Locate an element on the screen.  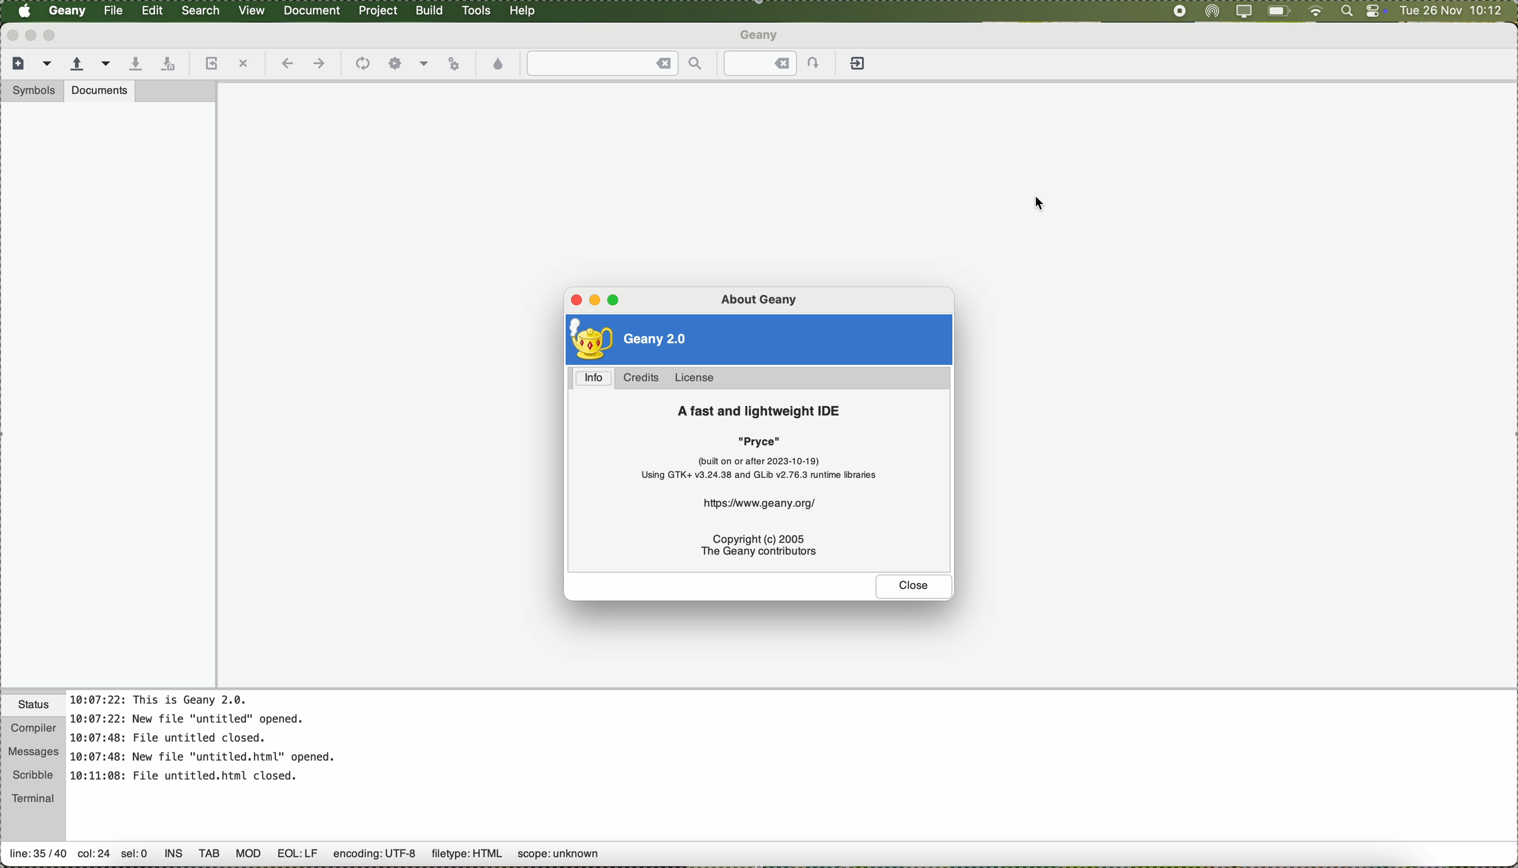
license is located at coordinates (698, 377).